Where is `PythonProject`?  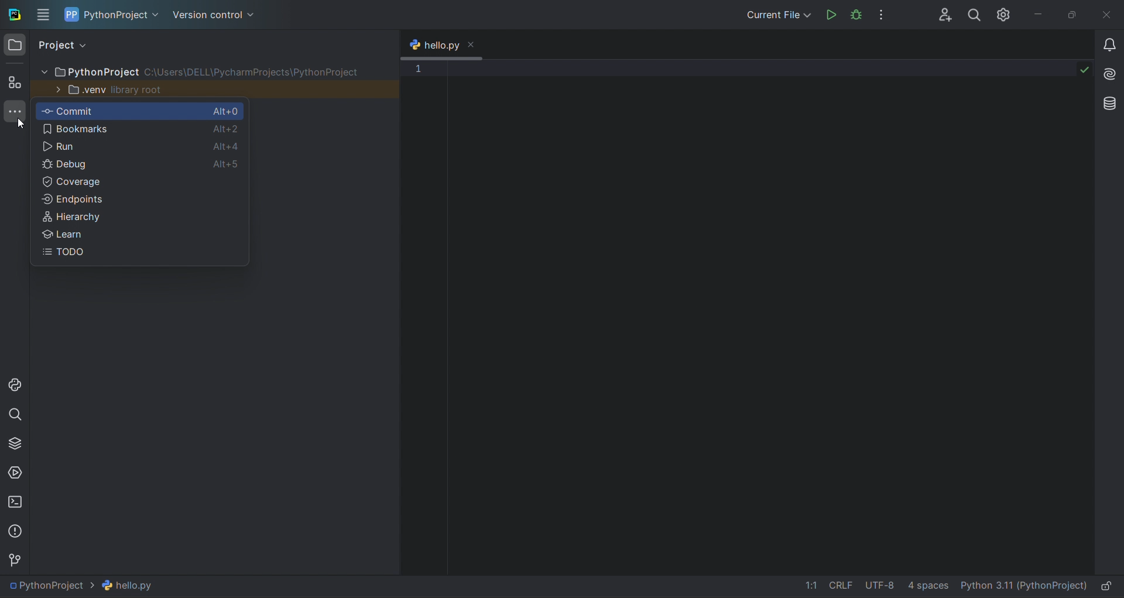
PythonProject is located at coordinates (90, 72).